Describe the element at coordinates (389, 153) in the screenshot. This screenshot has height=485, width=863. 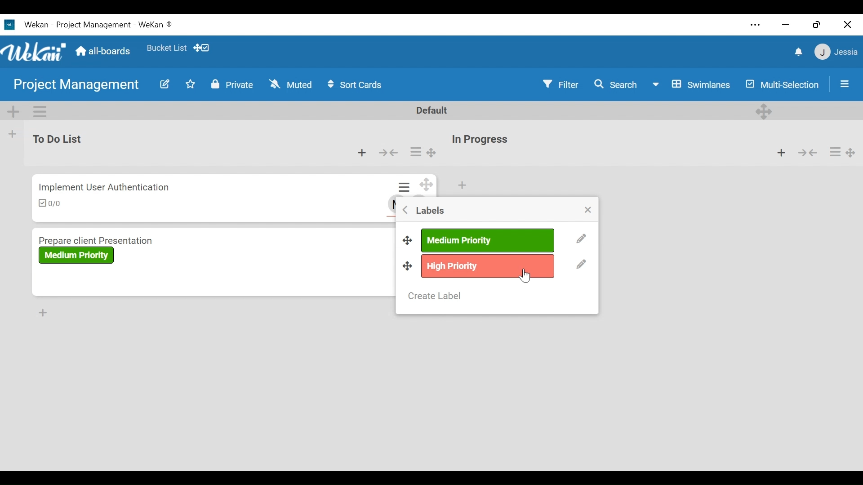
I see `Collapse` at that location.